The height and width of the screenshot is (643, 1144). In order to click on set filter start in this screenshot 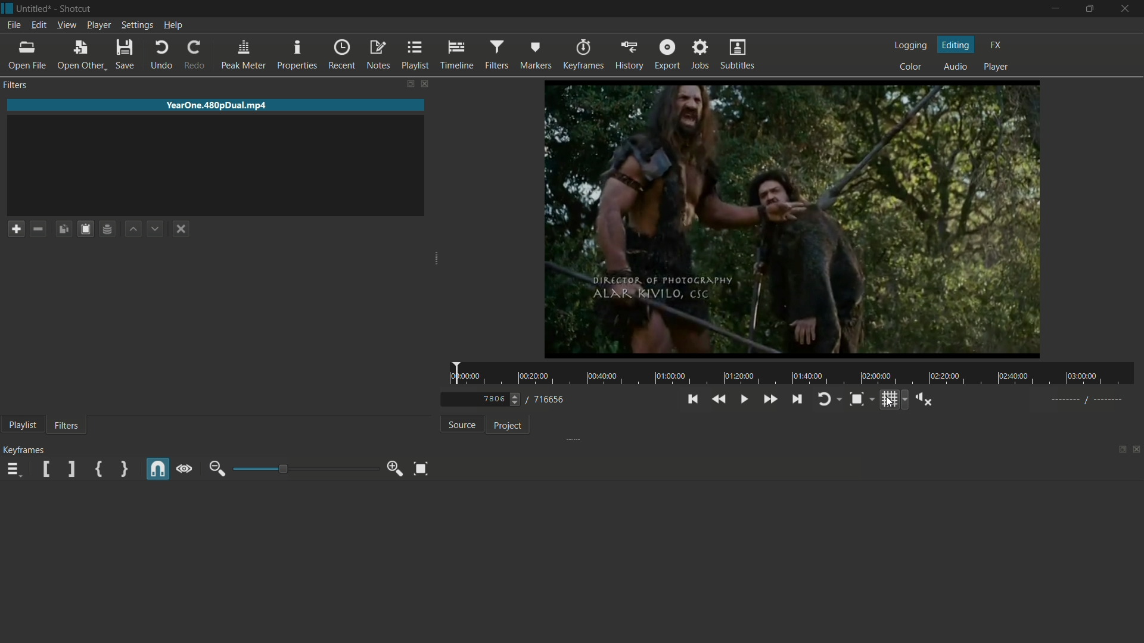, I will do `click(46, 469)`.